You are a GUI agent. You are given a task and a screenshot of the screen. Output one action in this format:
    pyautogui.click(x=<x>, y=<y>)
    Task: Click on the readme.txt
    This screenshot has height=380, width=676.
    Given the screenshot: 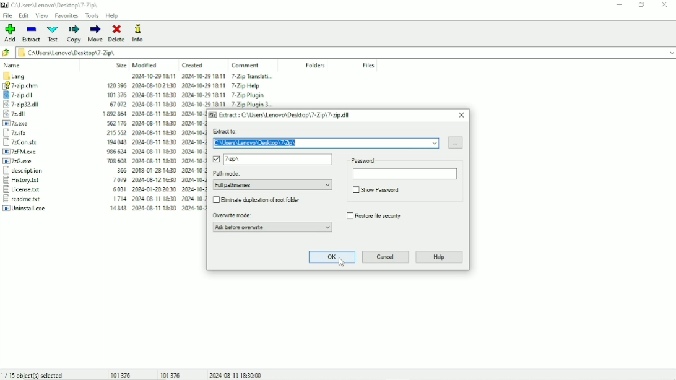 What is the action you would take?
    pyautogui.click(x=32, y=199)
    